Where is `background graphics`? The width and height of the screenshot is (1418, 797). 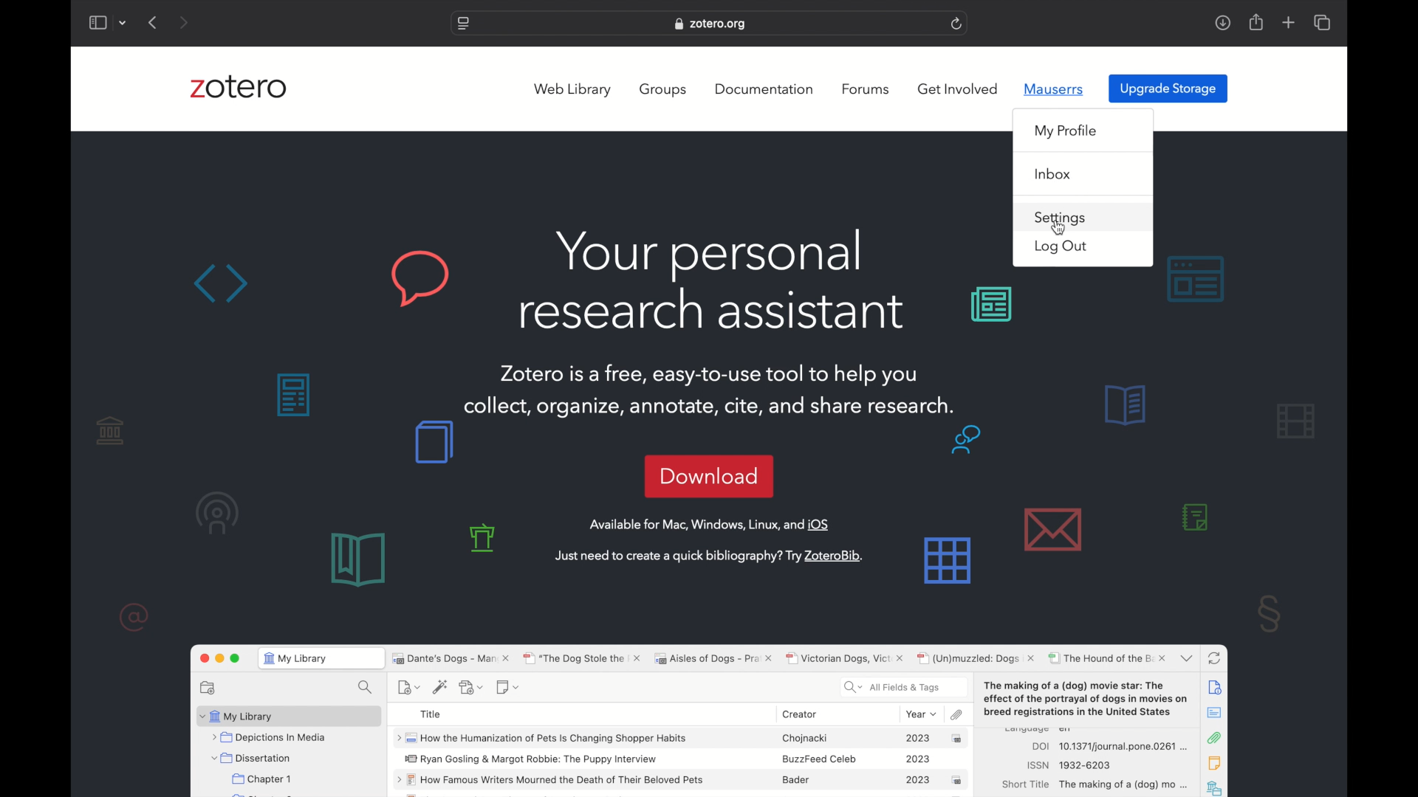 background graphics is located at coordinates (318, 278).